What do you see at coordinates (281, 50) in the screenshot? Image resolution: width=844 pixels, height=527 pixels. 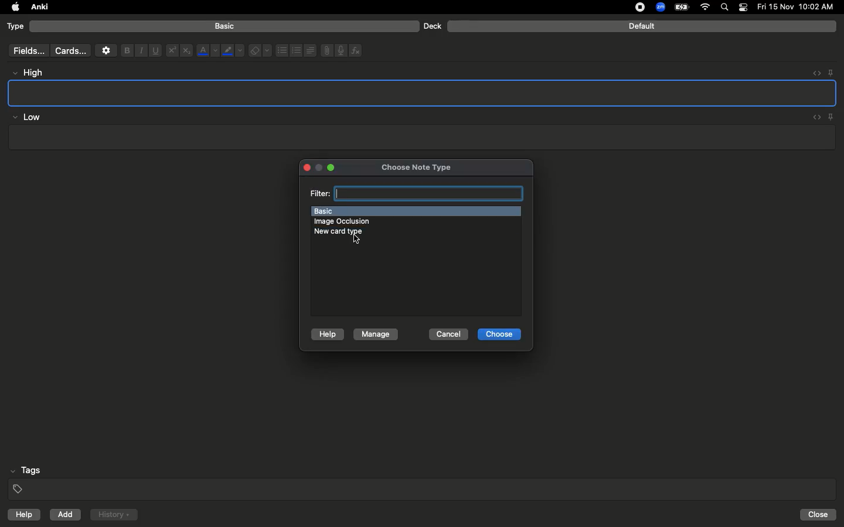 I see `Bullet` at bounding box center [281, 50].